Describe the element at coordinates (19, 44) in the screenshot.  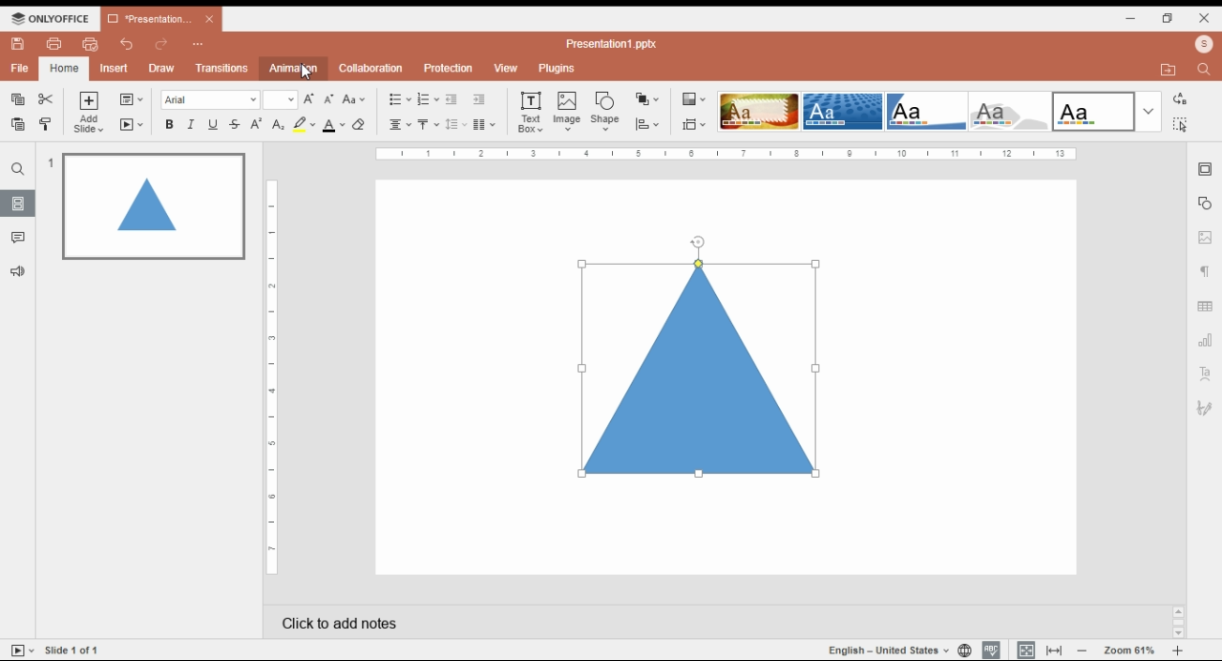
I see `save` at that location.